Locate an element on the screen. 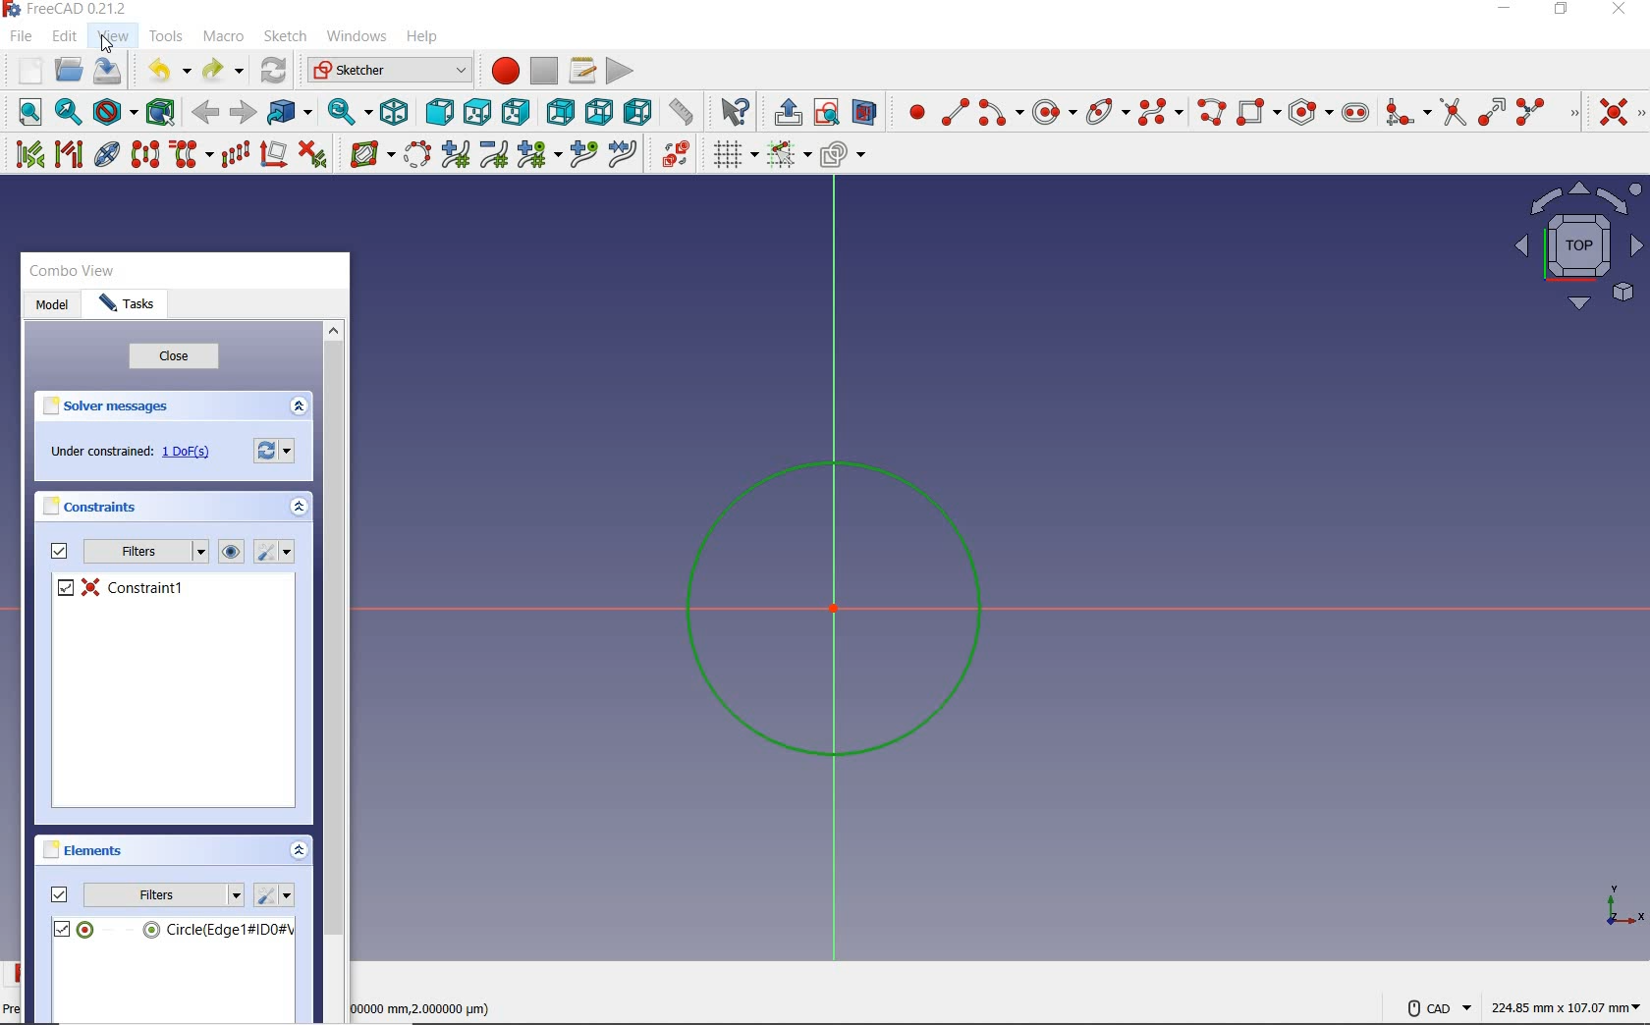 Image resolution: width=1650 pixels, height=1025 pixels. collapse is located at coordinates (300, 406).